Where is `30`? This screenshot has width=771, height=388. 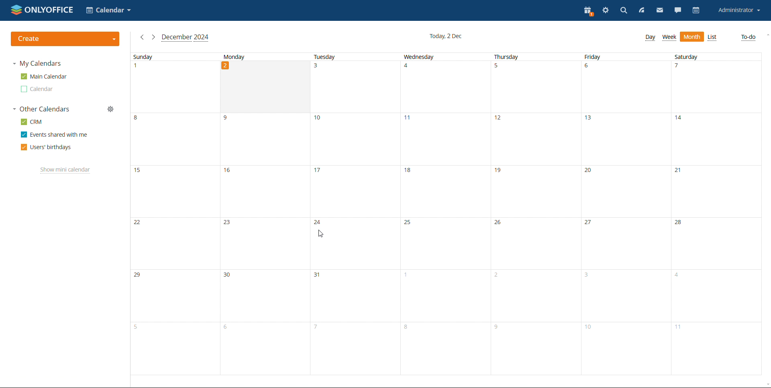 30 is located at coordinates (228, 275).